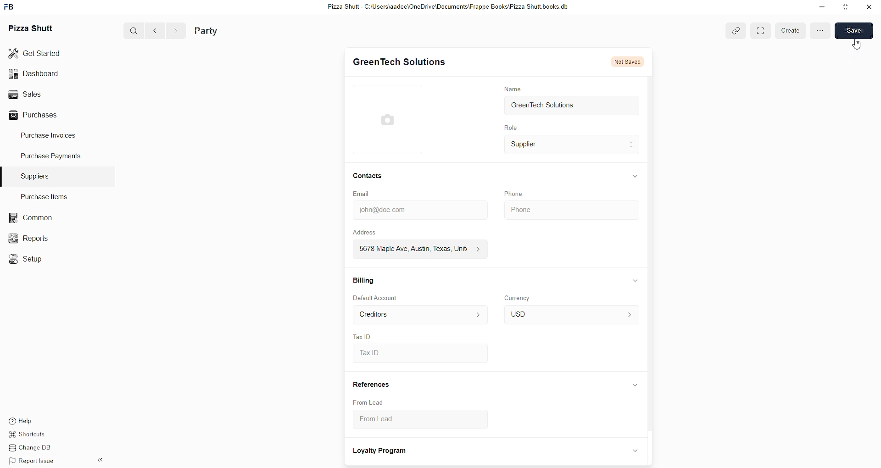  Describe the element at coordinates (390, 119) in the screenshot. I see `placeholder for image` at that location.